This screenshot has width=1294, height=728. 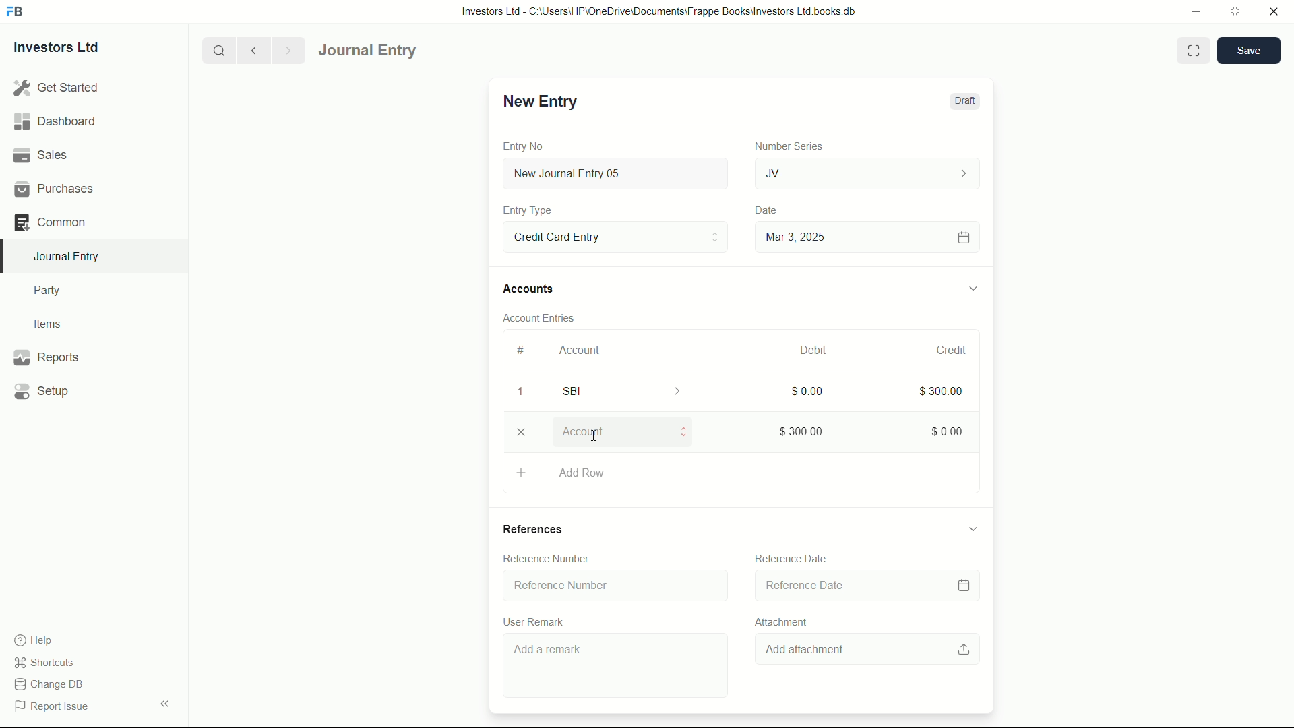 I want to click on FrappeBooks logo, so click(x=15, y=12).